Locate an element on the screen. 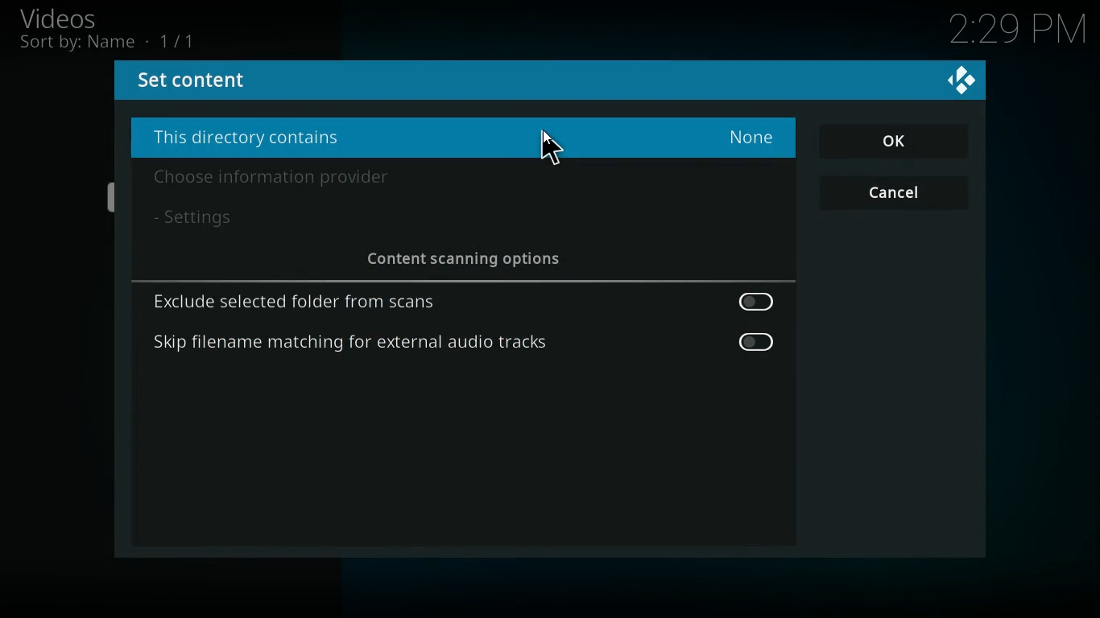  choose information provider is located at coordinates (283, 176).